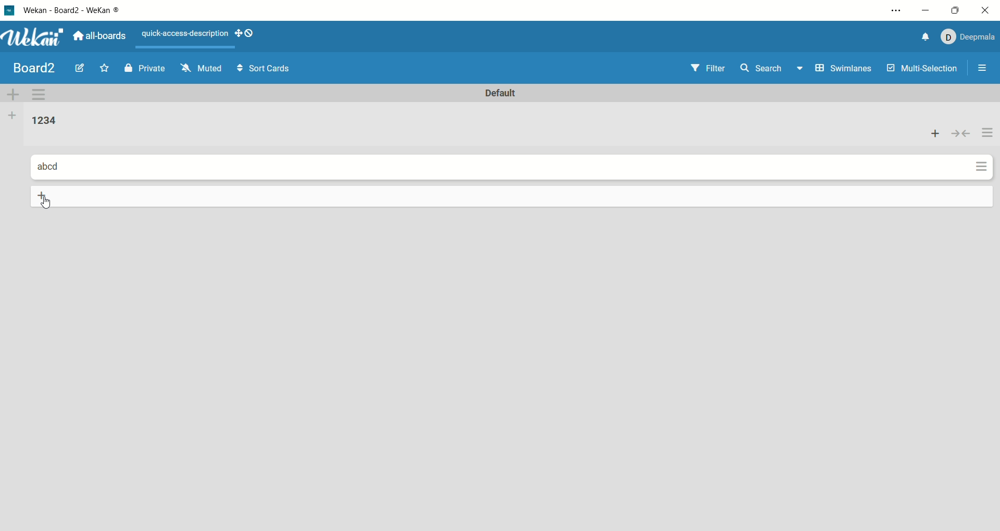  What do you see at coordinates (76, 10) in the screenshot?
I see `wekan-wekan` at bounding box center [76, 10].